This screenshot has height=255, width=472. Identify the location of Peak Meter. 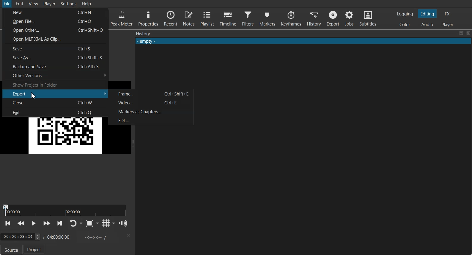
(122, 18).